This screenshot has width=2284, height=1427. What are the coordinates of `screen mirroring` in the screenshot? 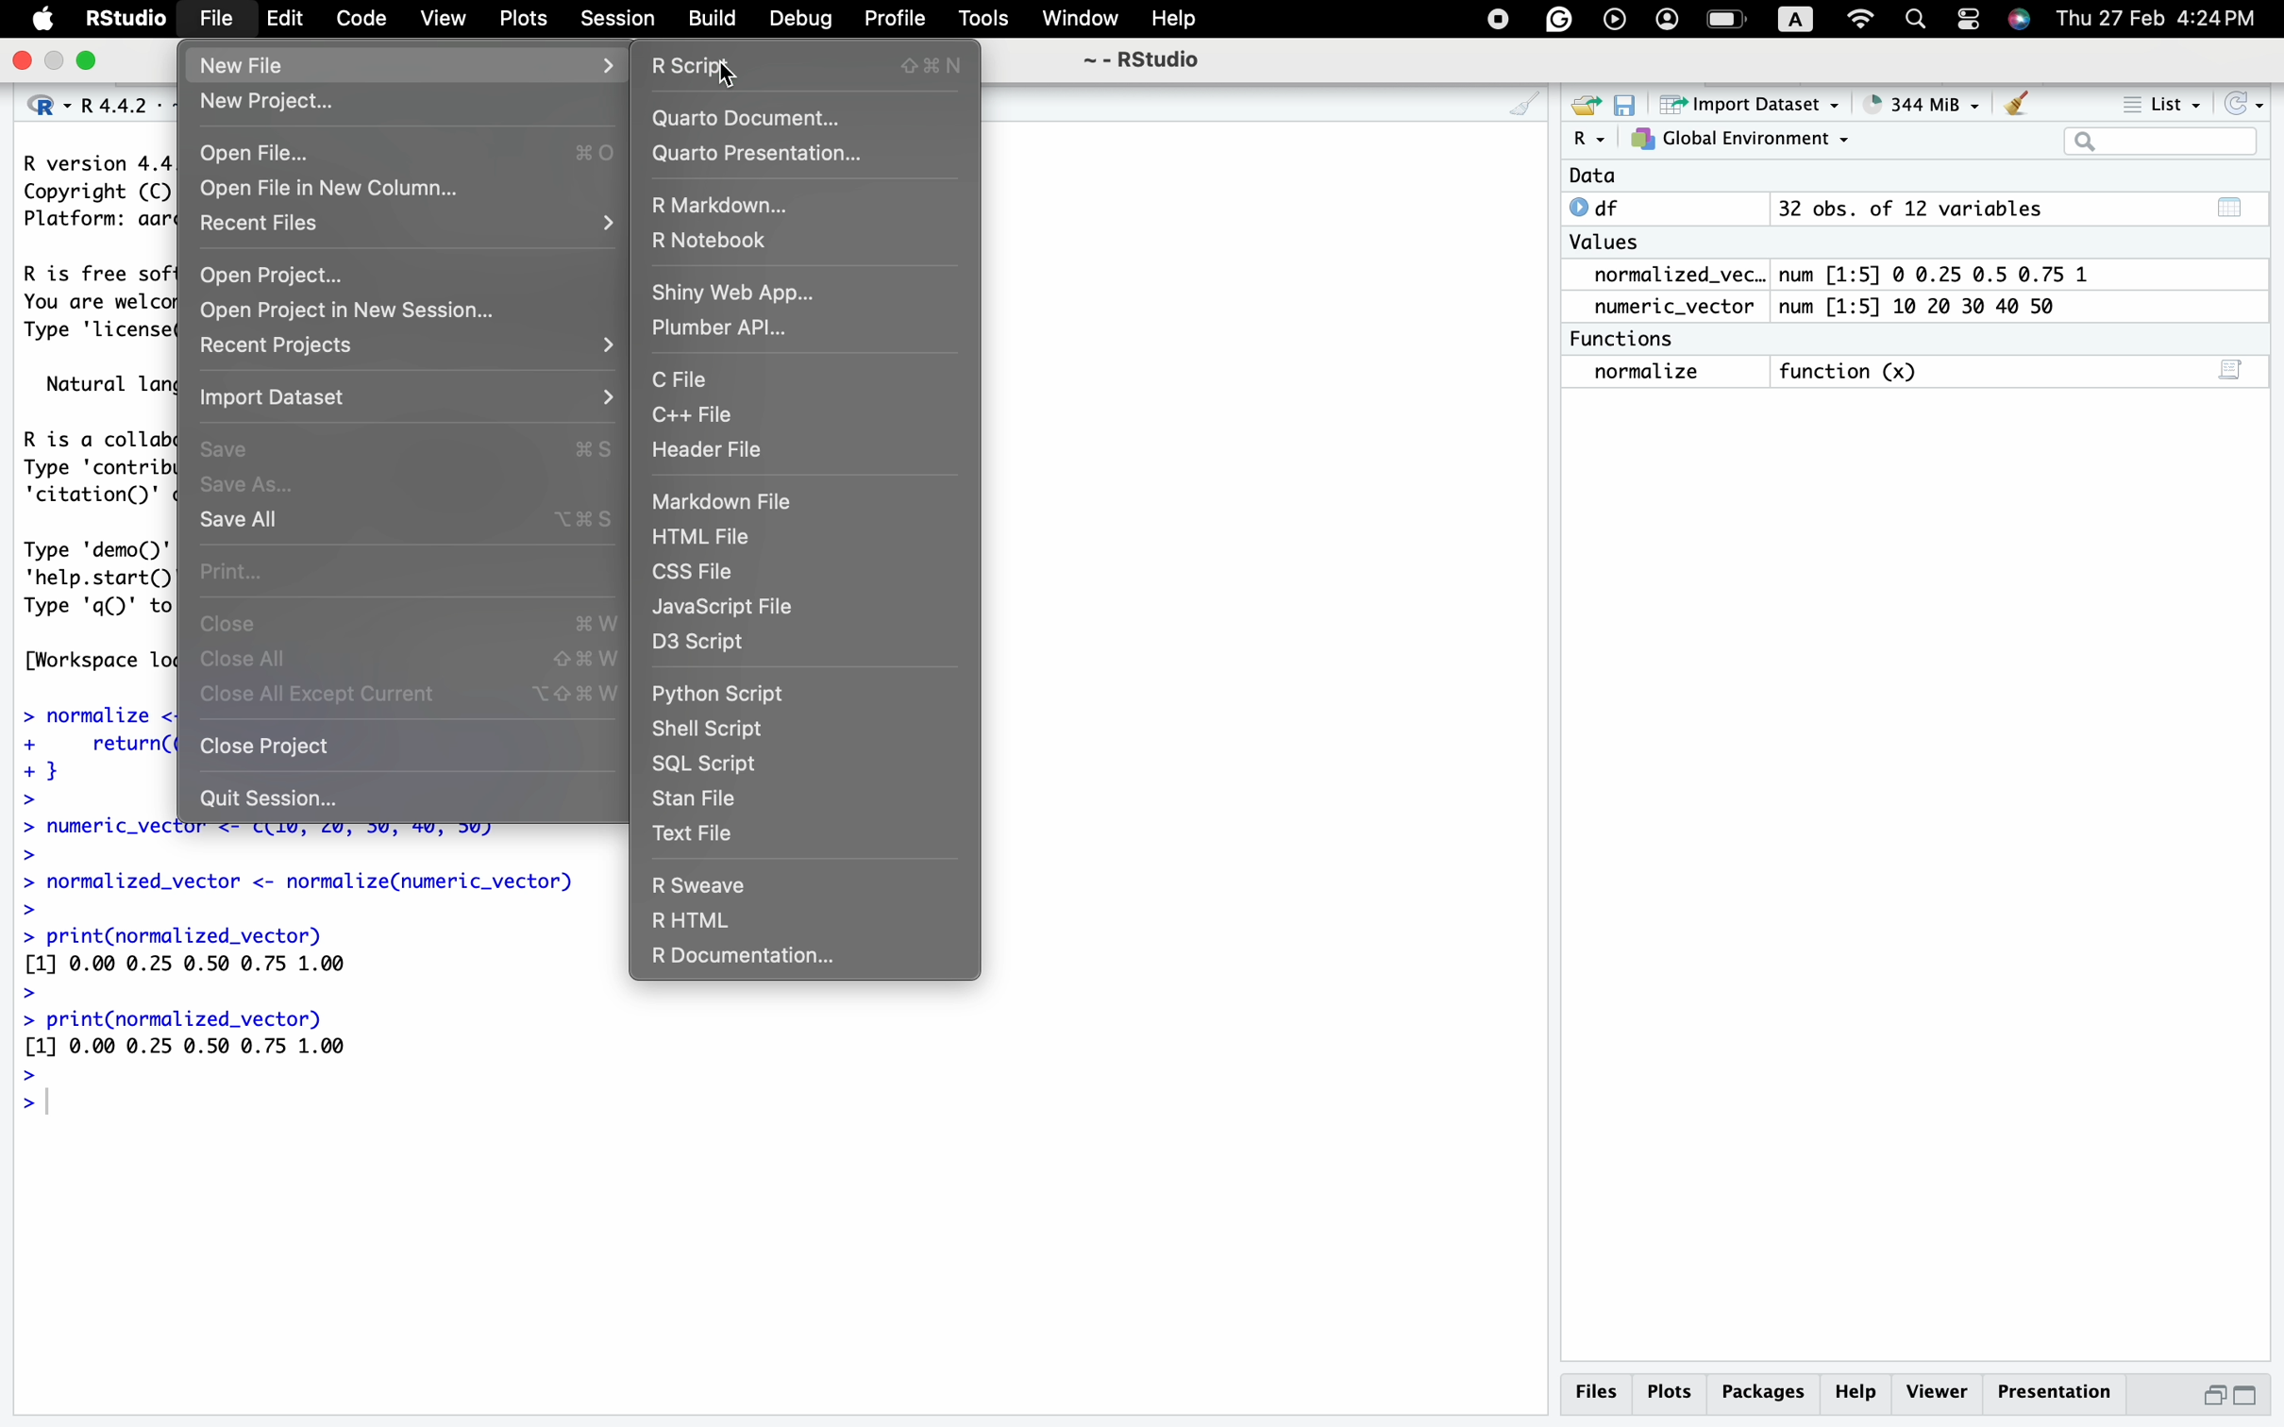 It's located at (1959, 22).